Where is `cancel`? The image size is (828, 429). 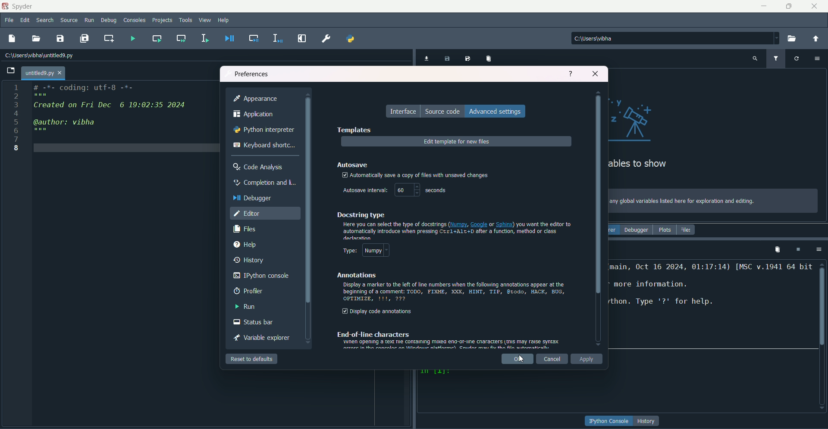 cancel is located at coordinates (552, 360).